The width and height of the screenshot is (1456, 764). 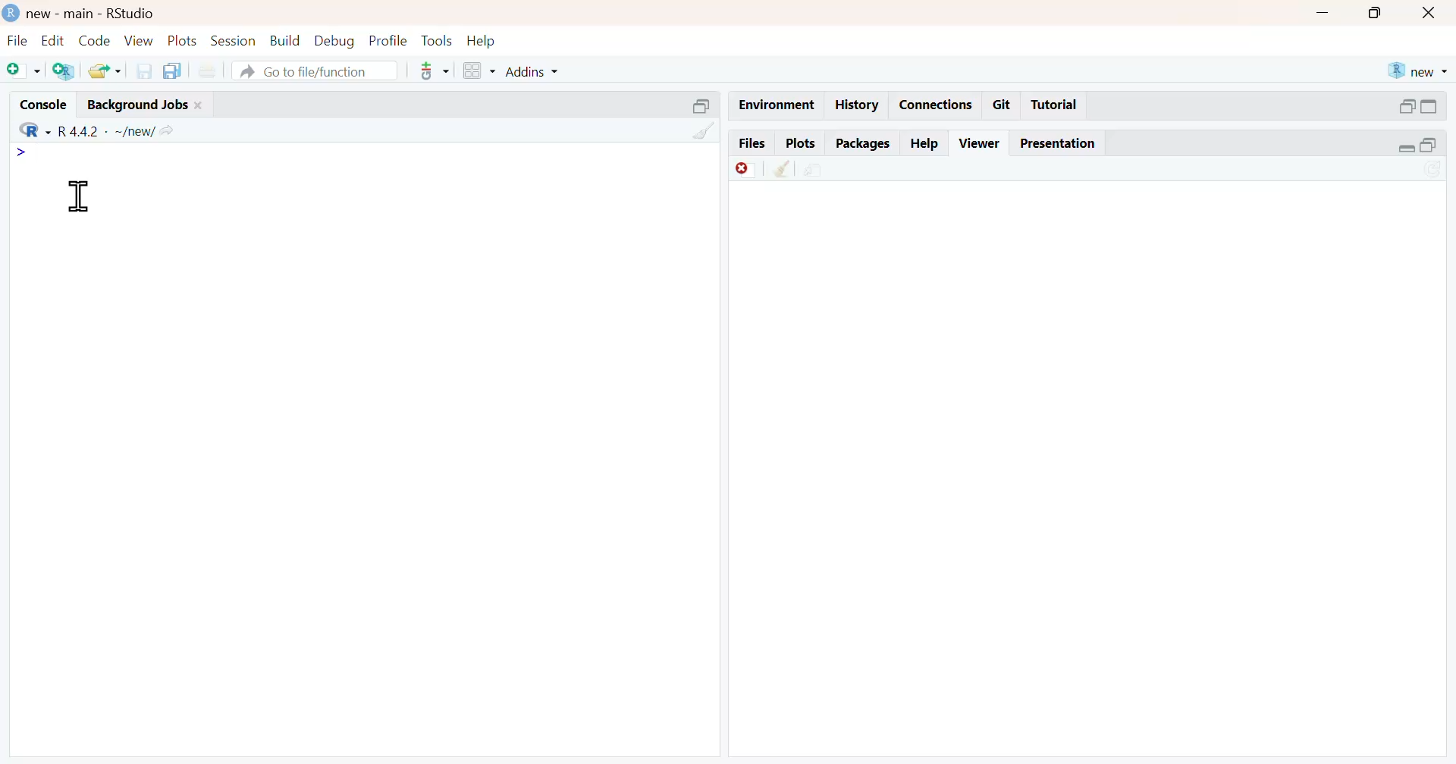 What do you see at coordinates (1062, 145) in the screenshot?
I see `presentation` at bounding box center [1062, 145].